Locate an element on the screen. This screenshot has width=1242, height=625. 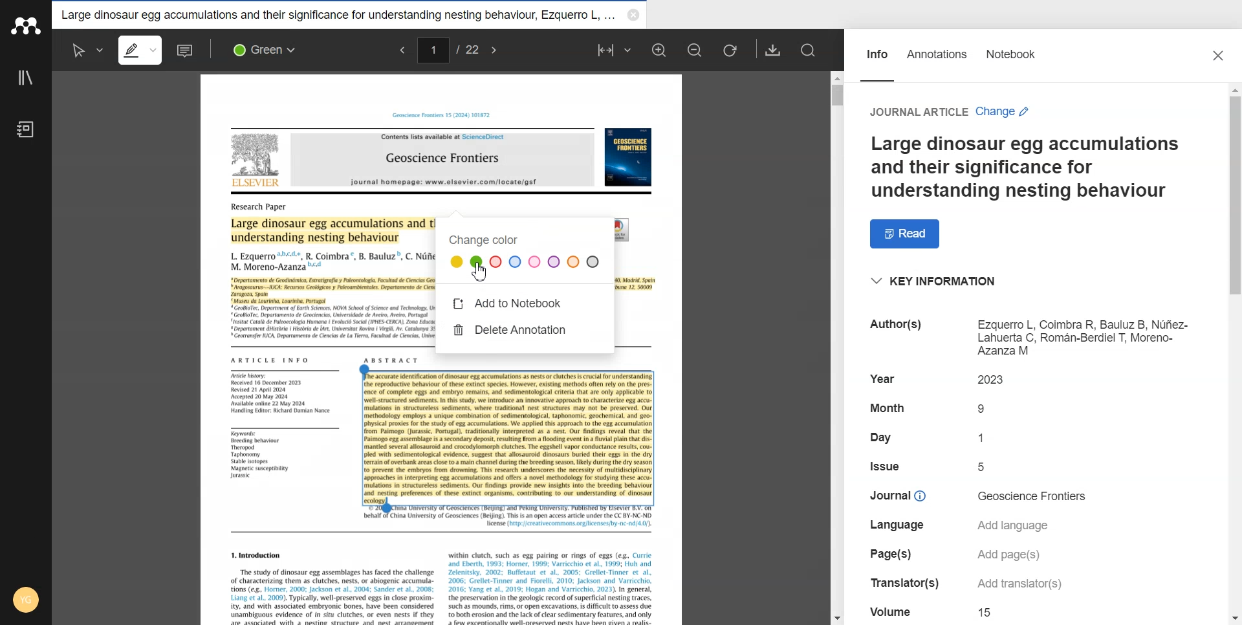
text is located at coordinates (1035, 496).